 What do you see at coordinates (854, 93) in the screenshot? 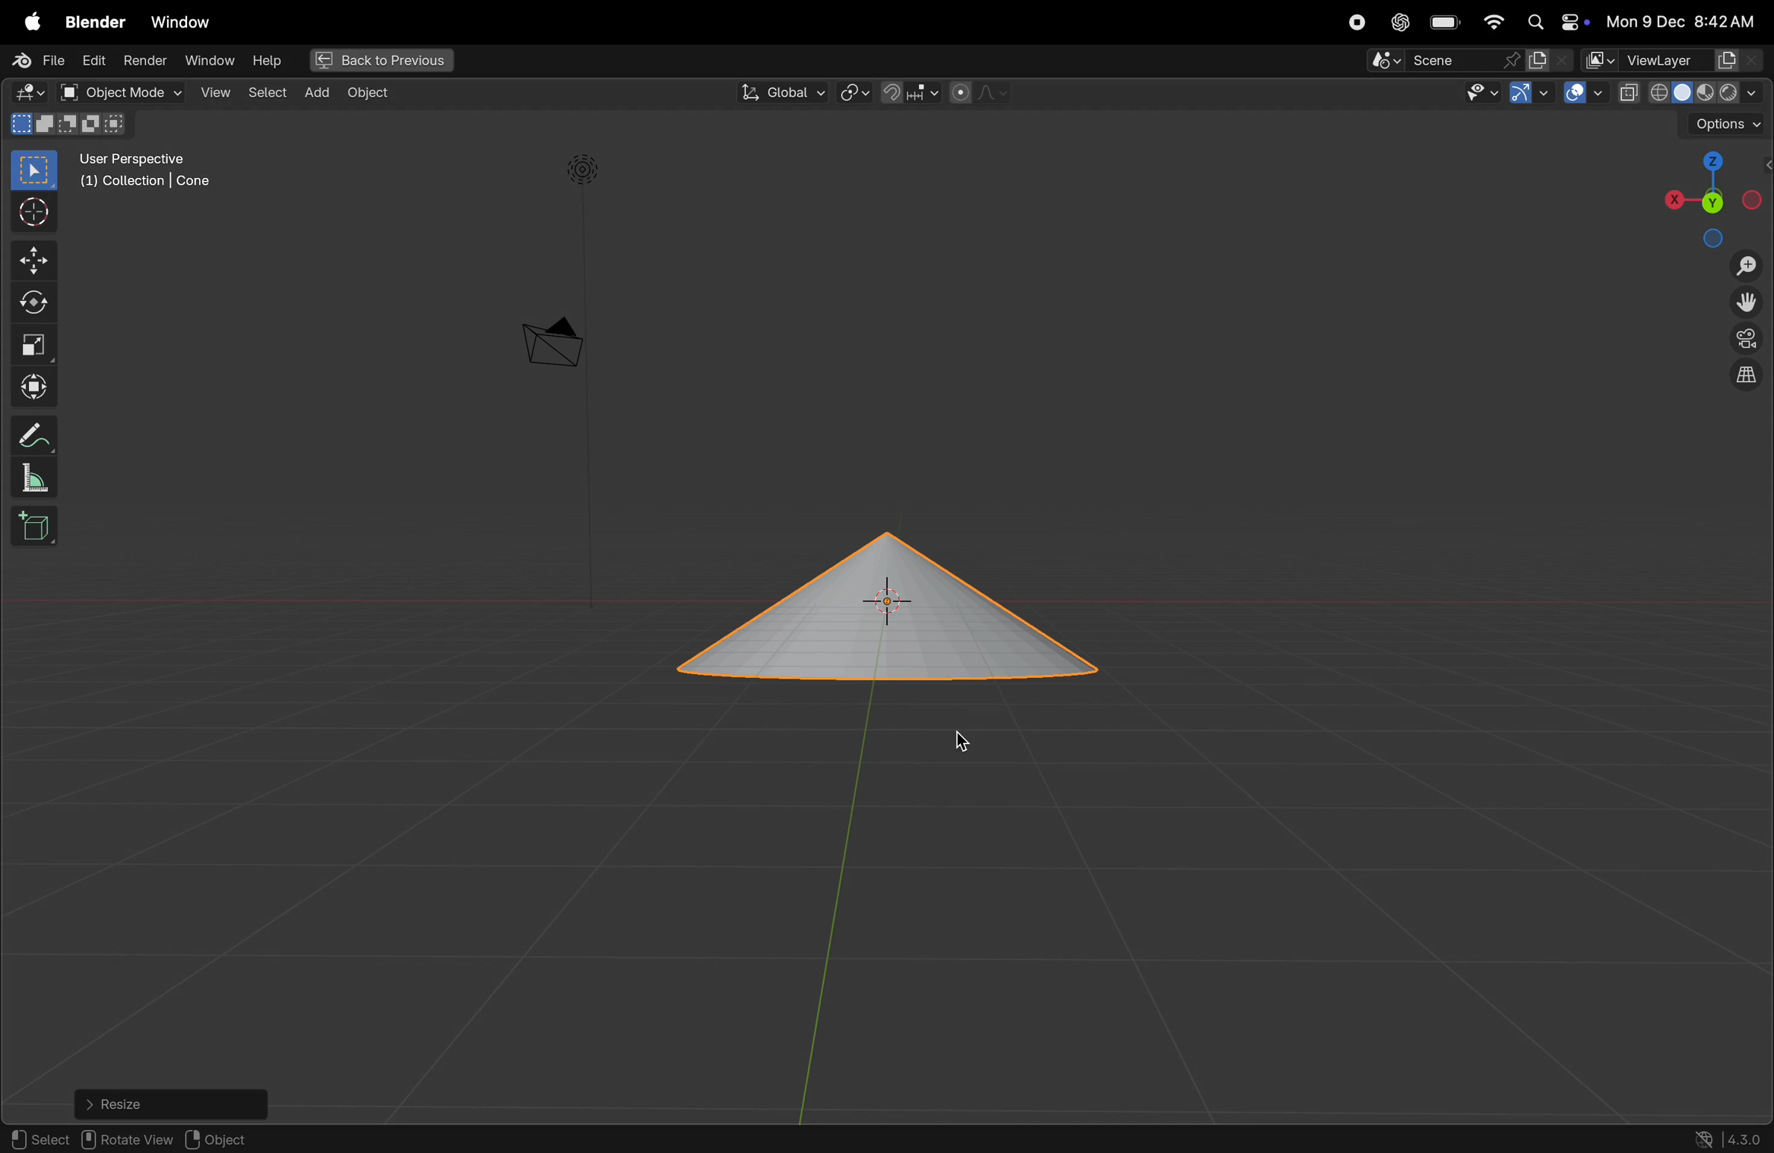
I see `transform pviot` at bounding box center [854, 93].